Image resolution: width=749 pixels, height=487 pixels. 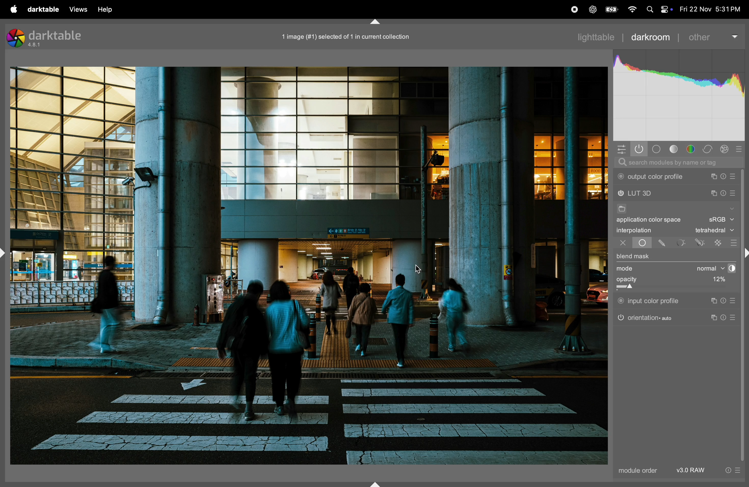 I want to click on raster mask, so click(x=719, y=242).